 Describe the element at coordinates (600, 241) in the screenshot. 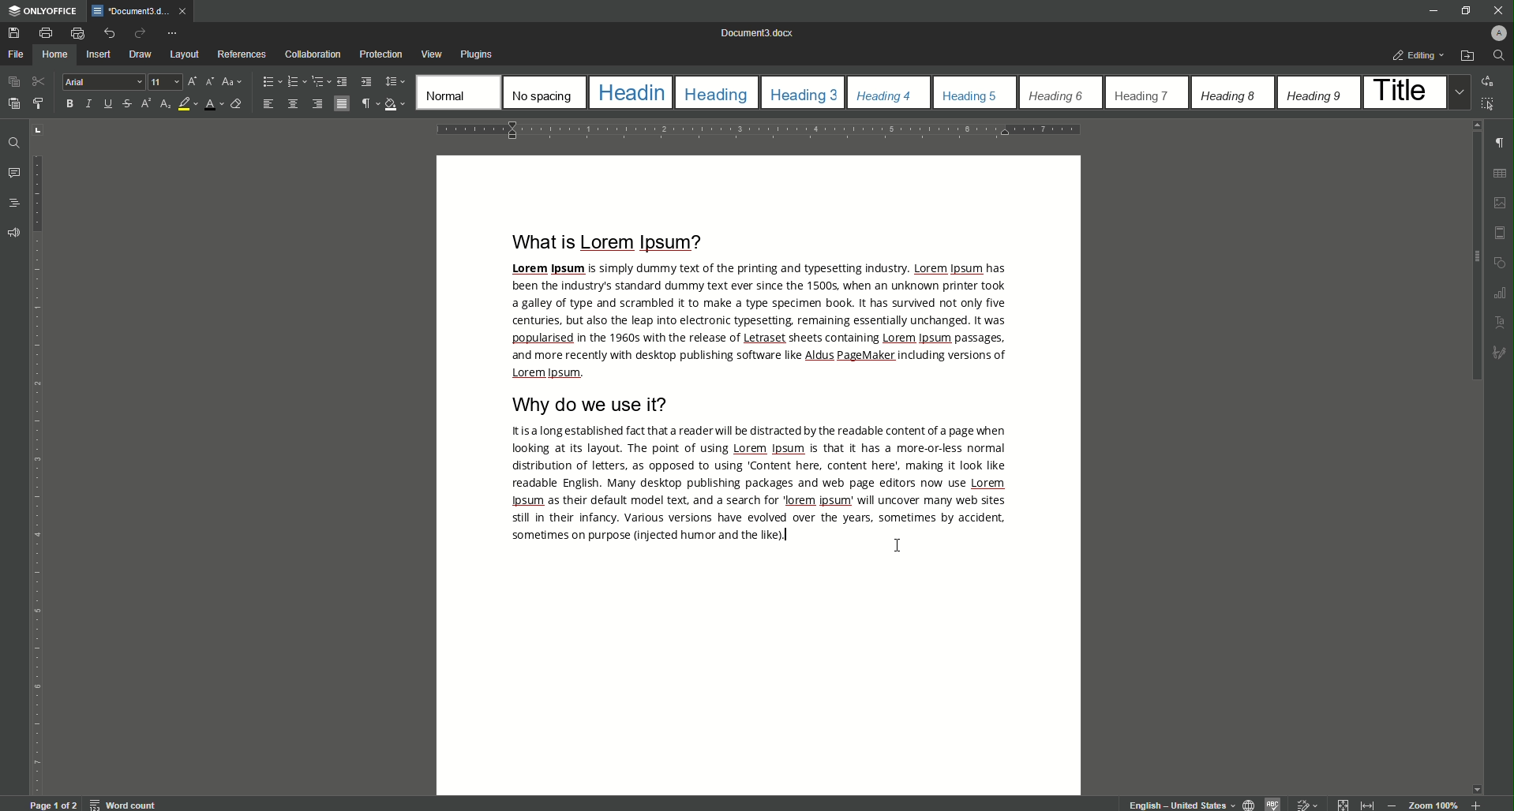

I see `What is Lorem Ipsum?` at that location.